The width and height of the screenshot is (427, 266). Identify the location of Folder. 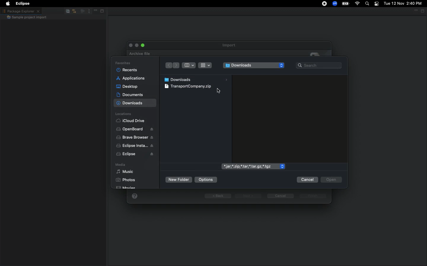
(27, 18).